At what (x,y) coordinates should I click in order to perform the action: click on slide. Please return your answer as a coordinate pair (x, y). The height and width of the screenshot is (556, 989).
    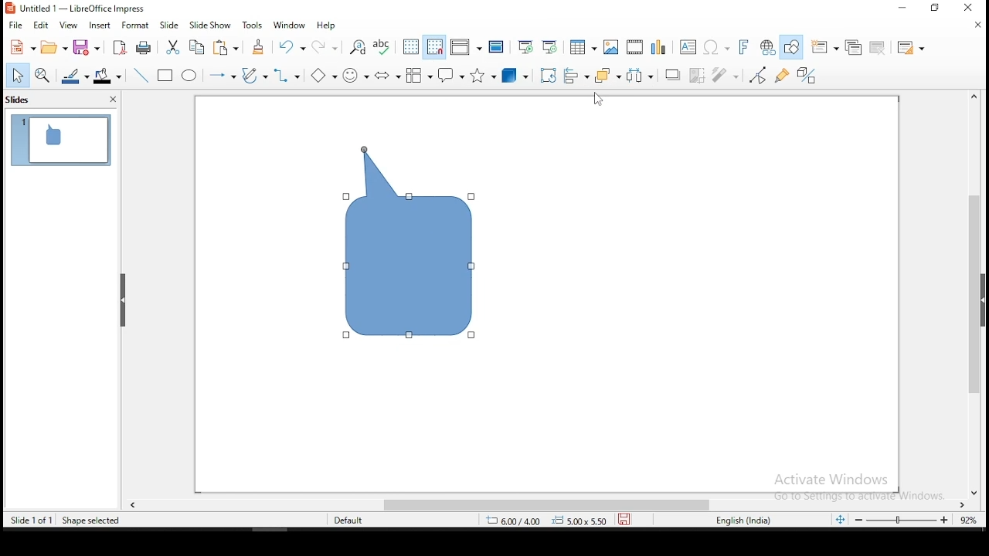
    Looking at the image, I should click on (170, 25).